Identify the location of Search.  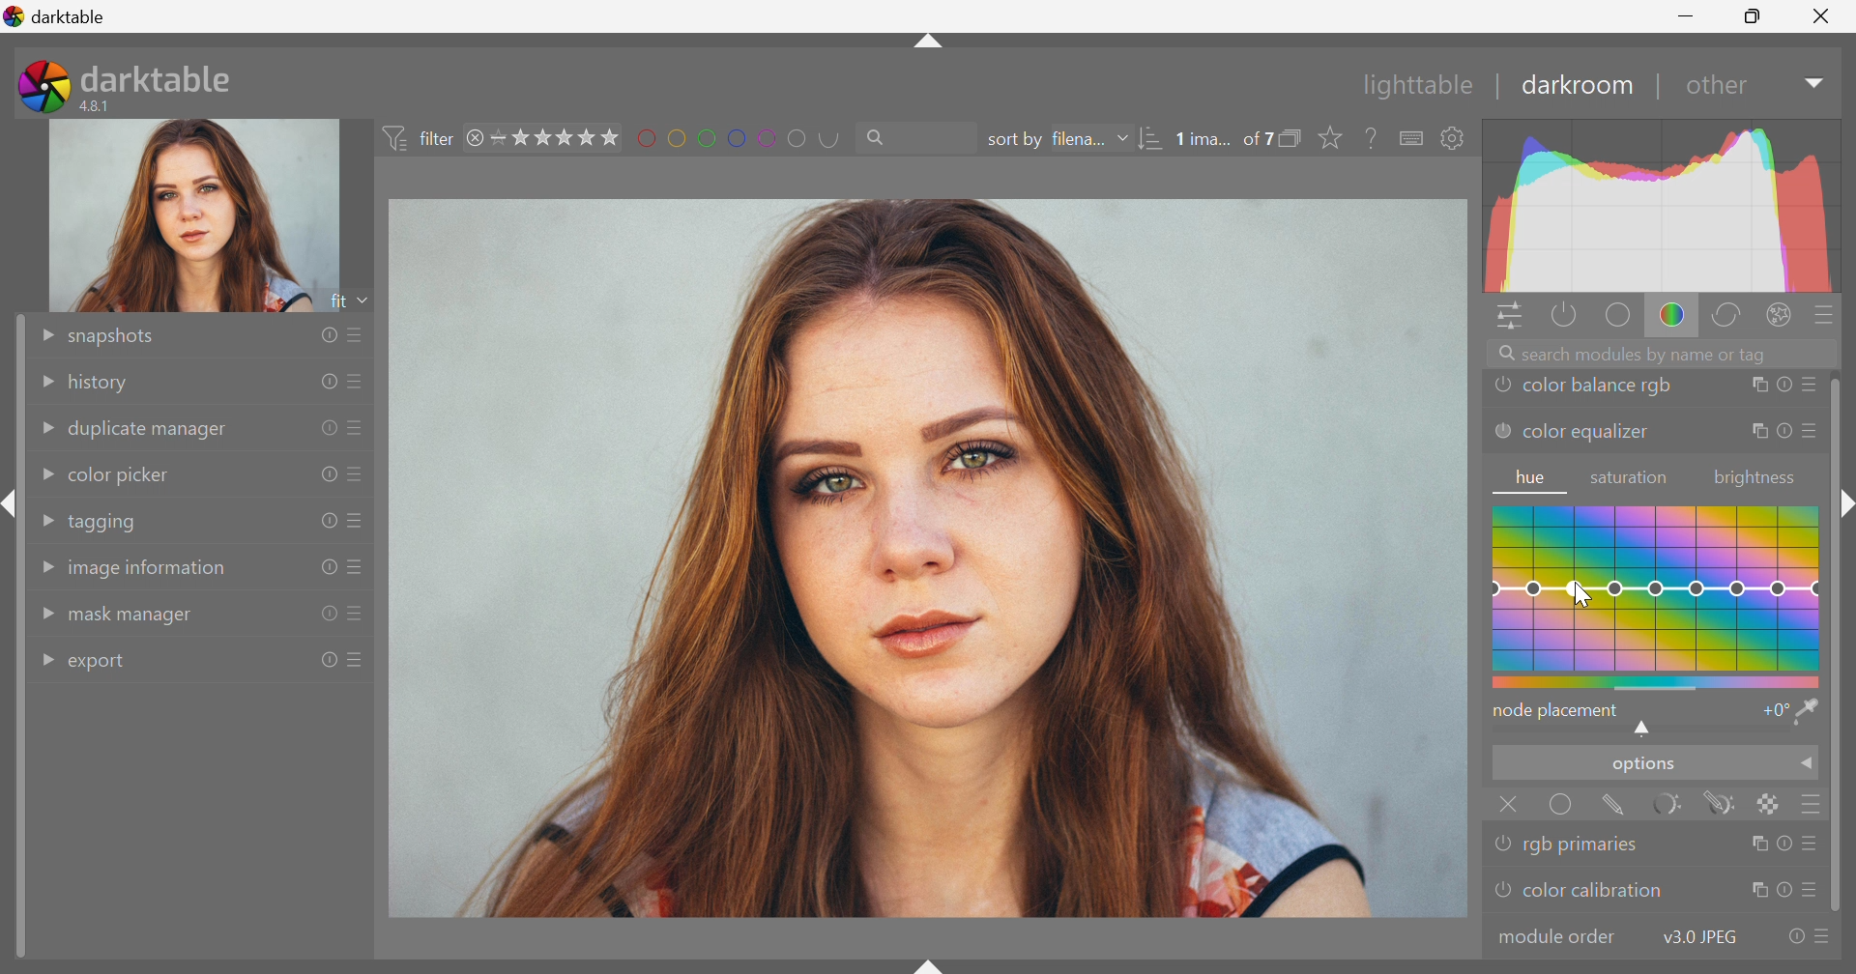
(884, 138).